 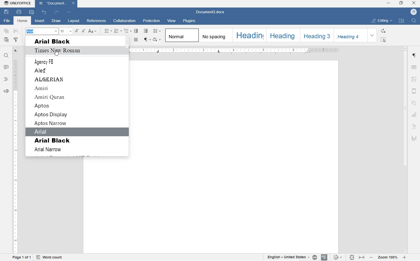 I want to click on arial, so click(x=55, y=132).